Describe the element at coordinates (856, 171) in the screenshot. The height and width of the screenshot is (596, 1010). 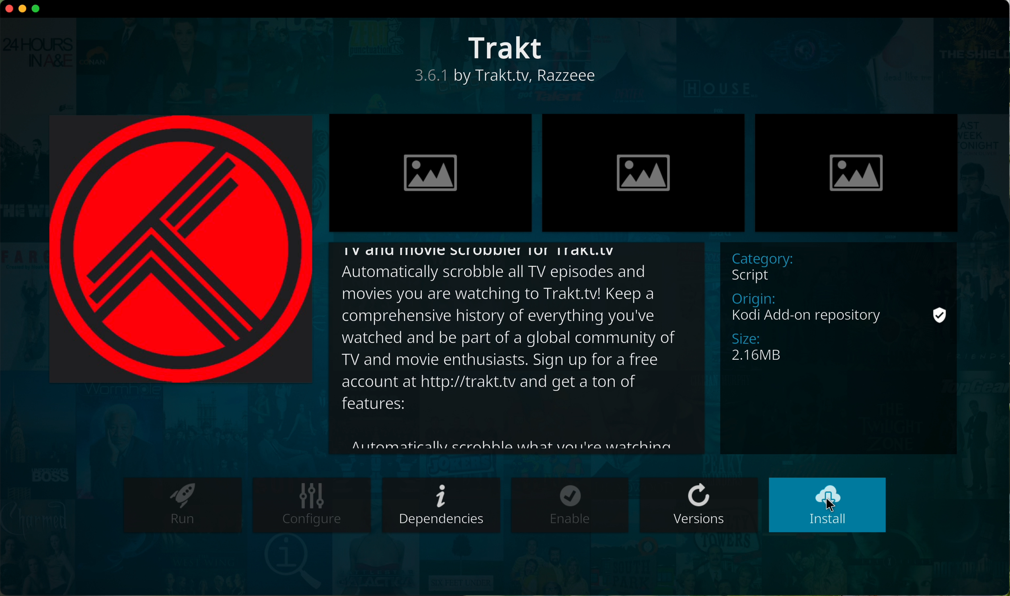
I see `image` at that location.